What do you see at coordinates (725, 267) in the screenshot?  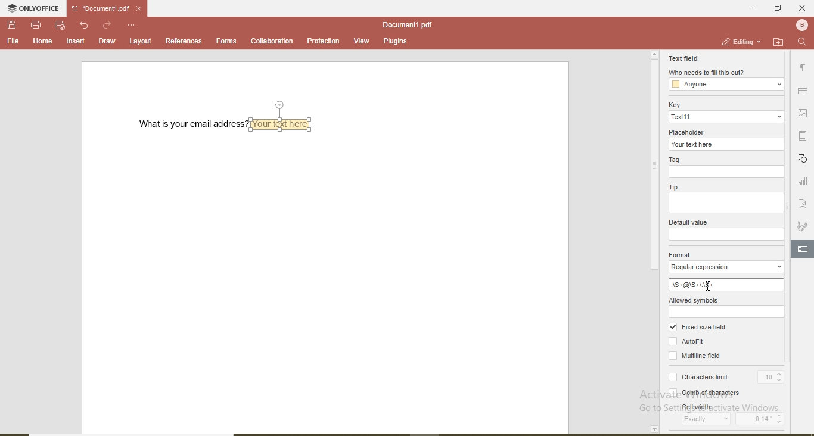 I see `regular expression` at bounding box center [725, 267].